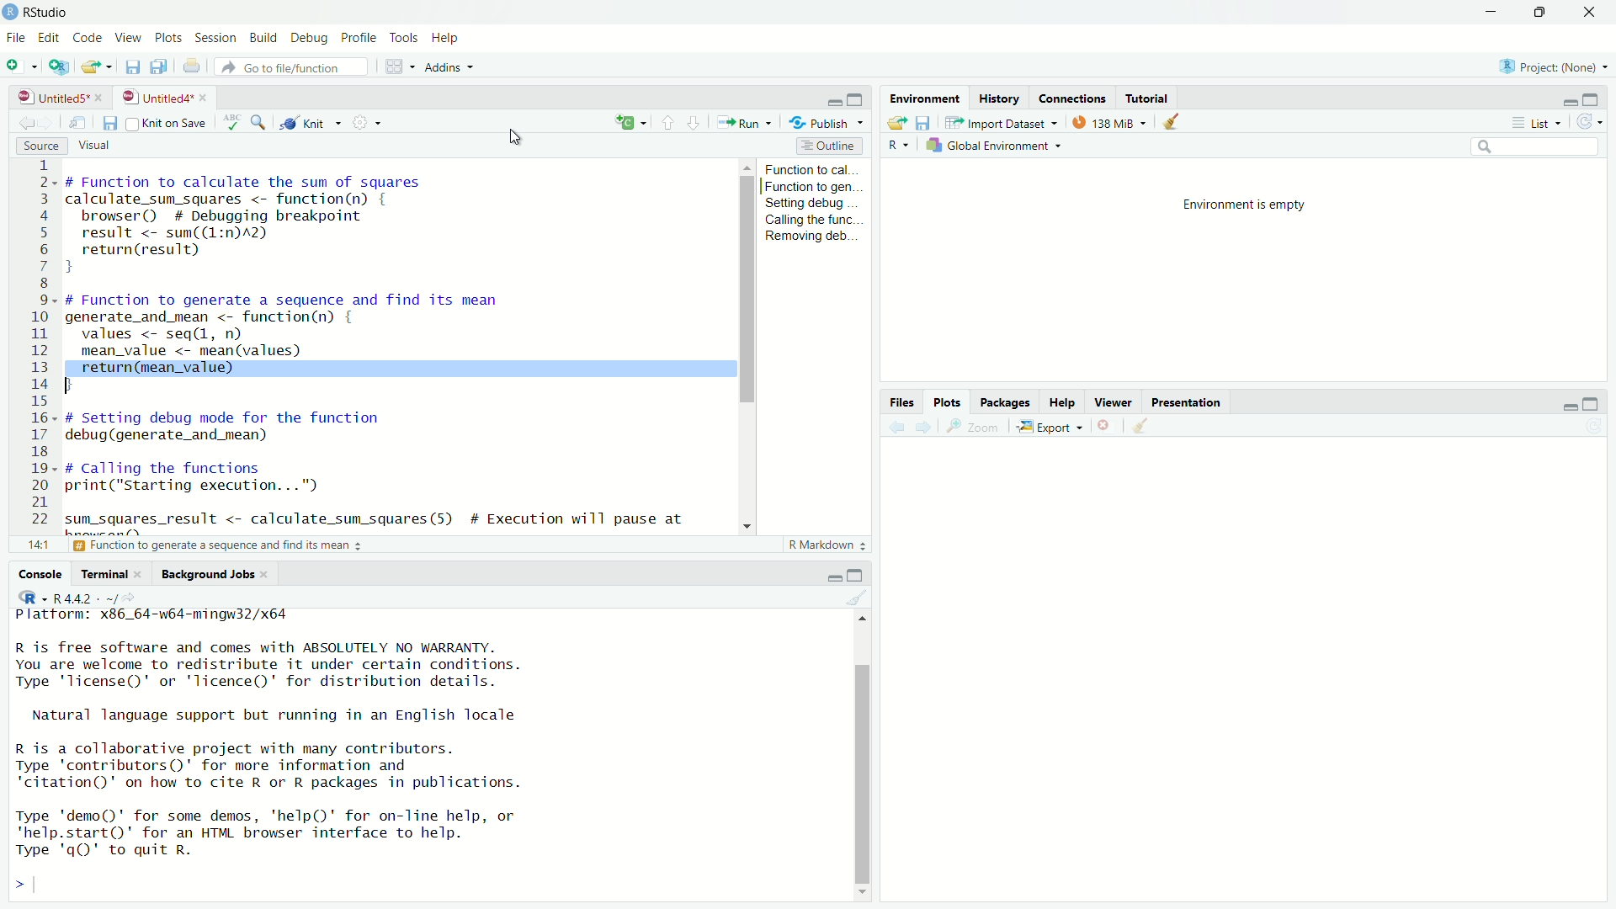 This screenshot has width=1616, height=909. I want to click on new file, so click(21, 66).